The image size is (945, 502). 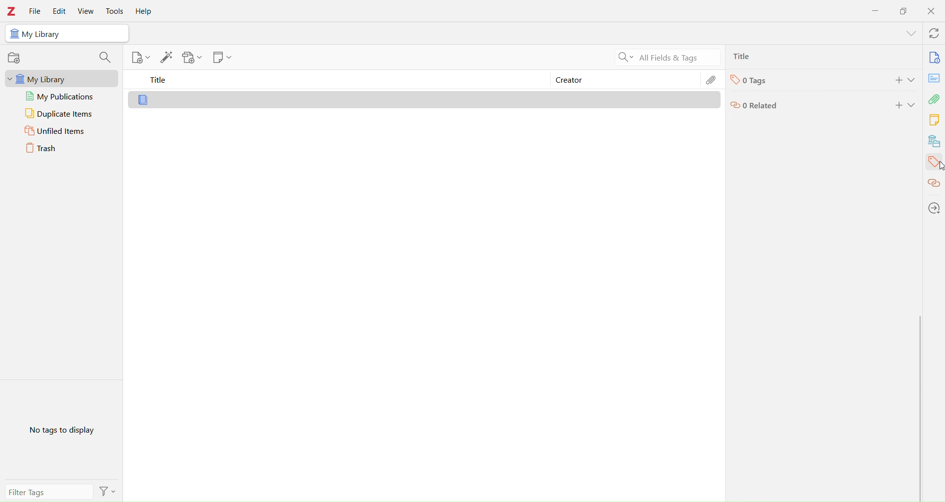 What do you see at coordinates (88, 11) in the screenshot?
I see `View` at bounding box center [88, 11].